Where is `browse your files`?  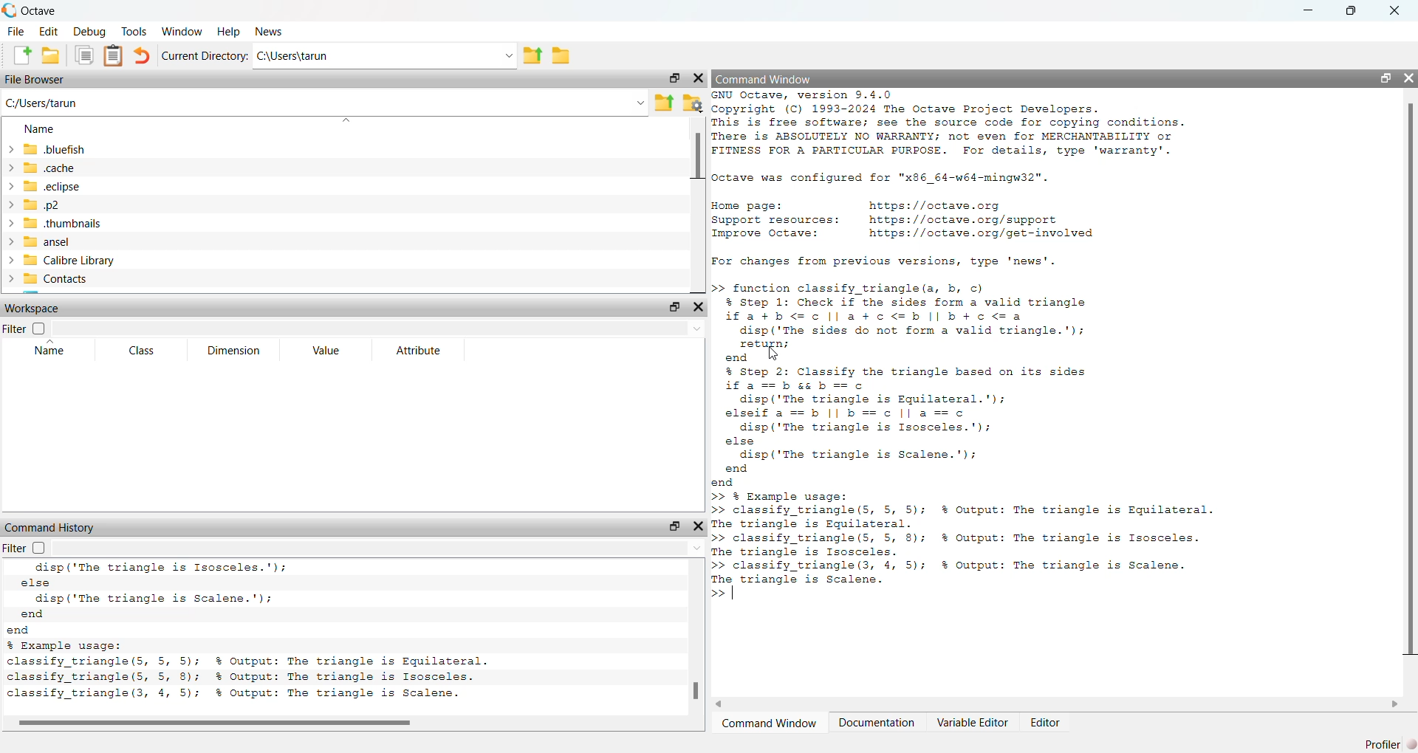
browse your files is located at coordinates (693, 103).